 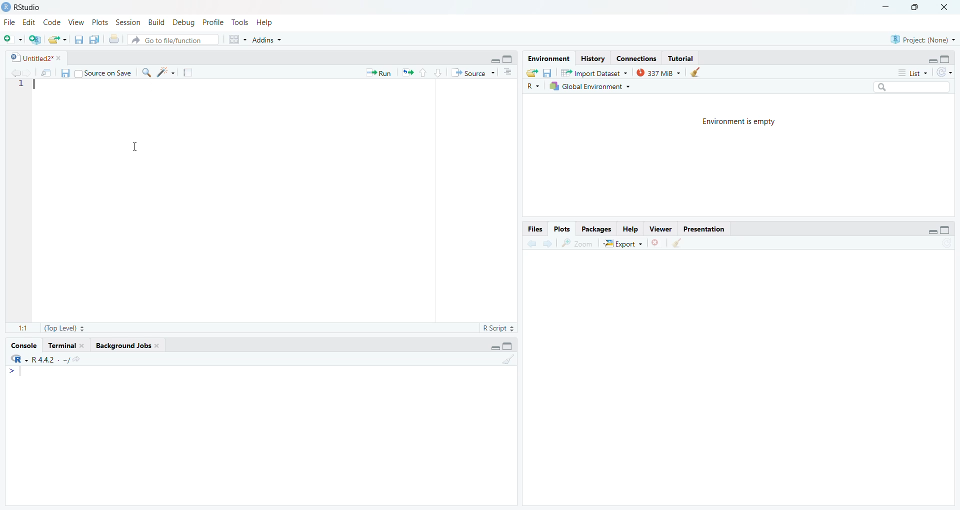 What do you see at coordinates (509, 57) in the screenshot?
I see `hide console` at bounding box center [509, 57].